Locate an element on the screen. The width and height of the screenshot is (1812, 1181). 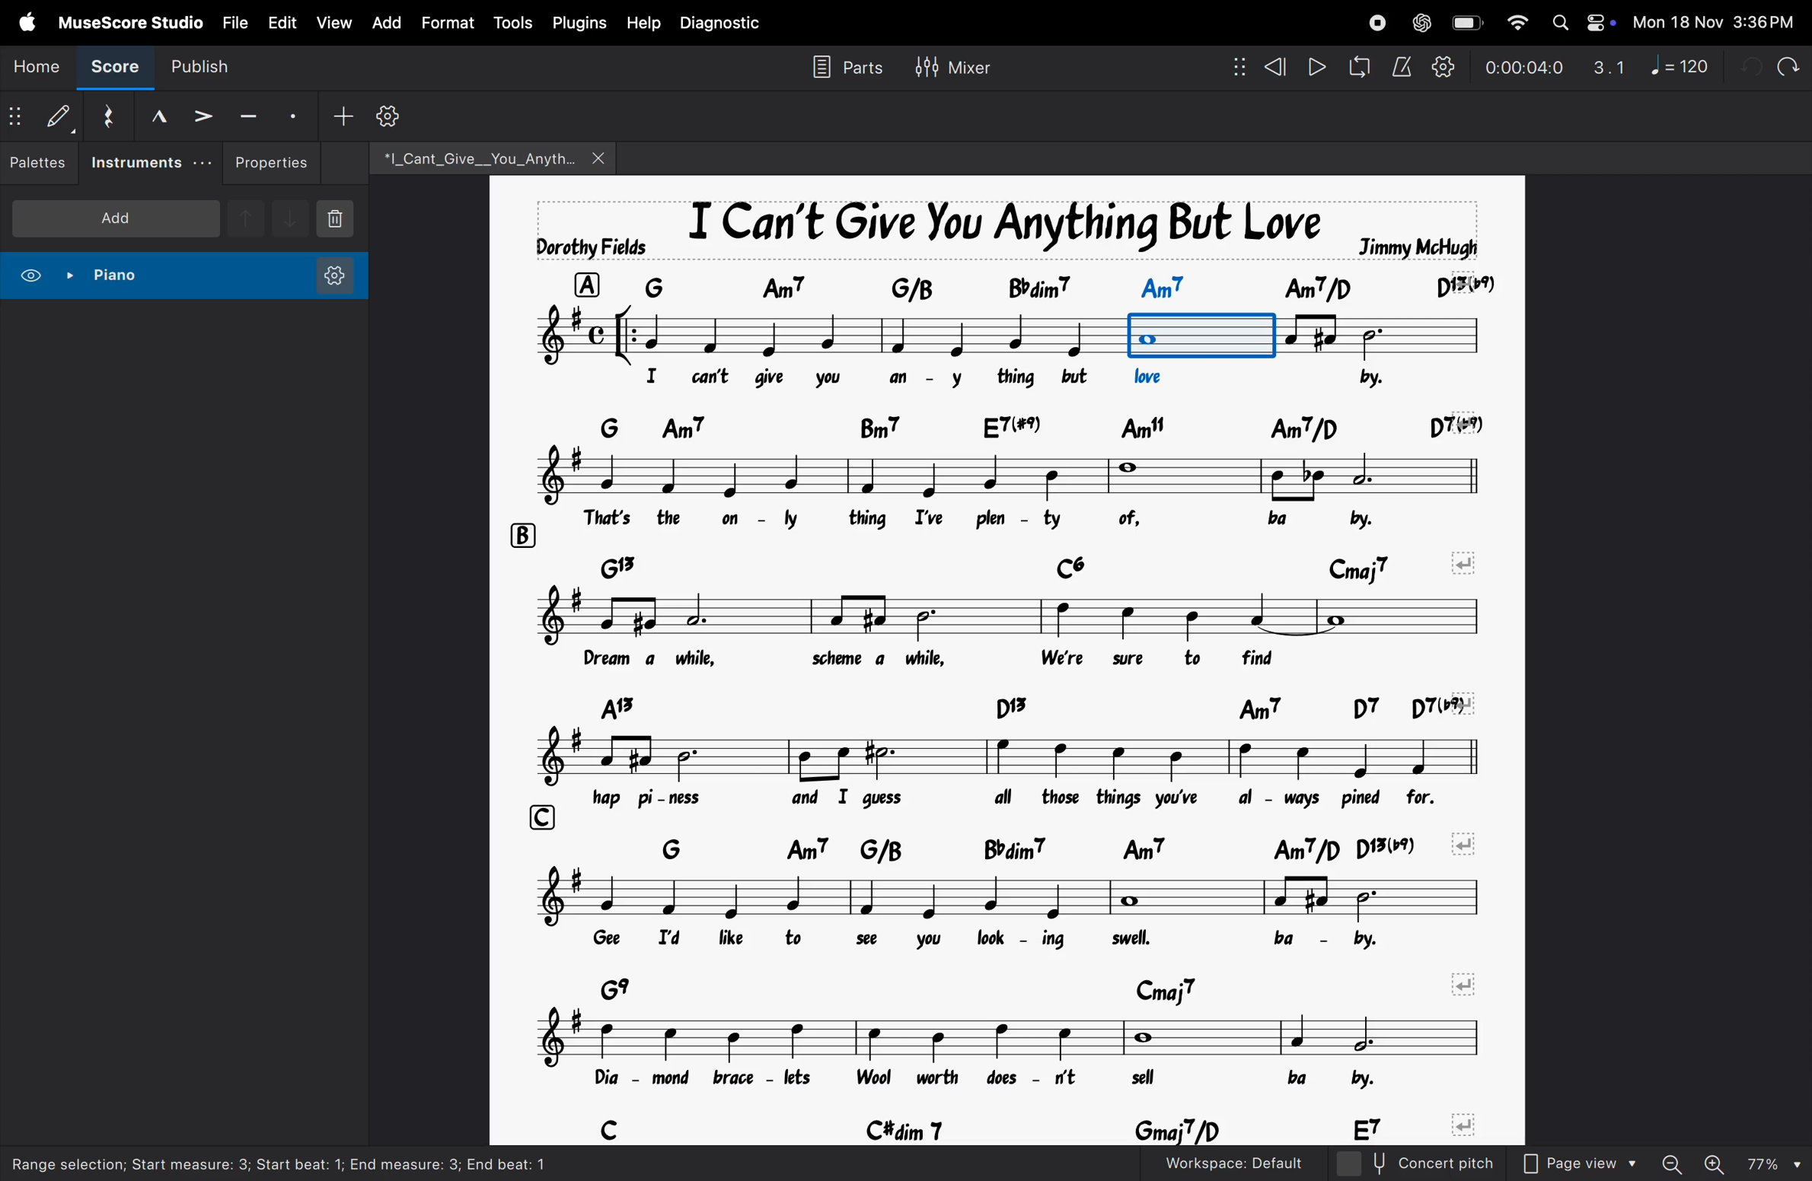
accent is located at coordinates (203, 118).